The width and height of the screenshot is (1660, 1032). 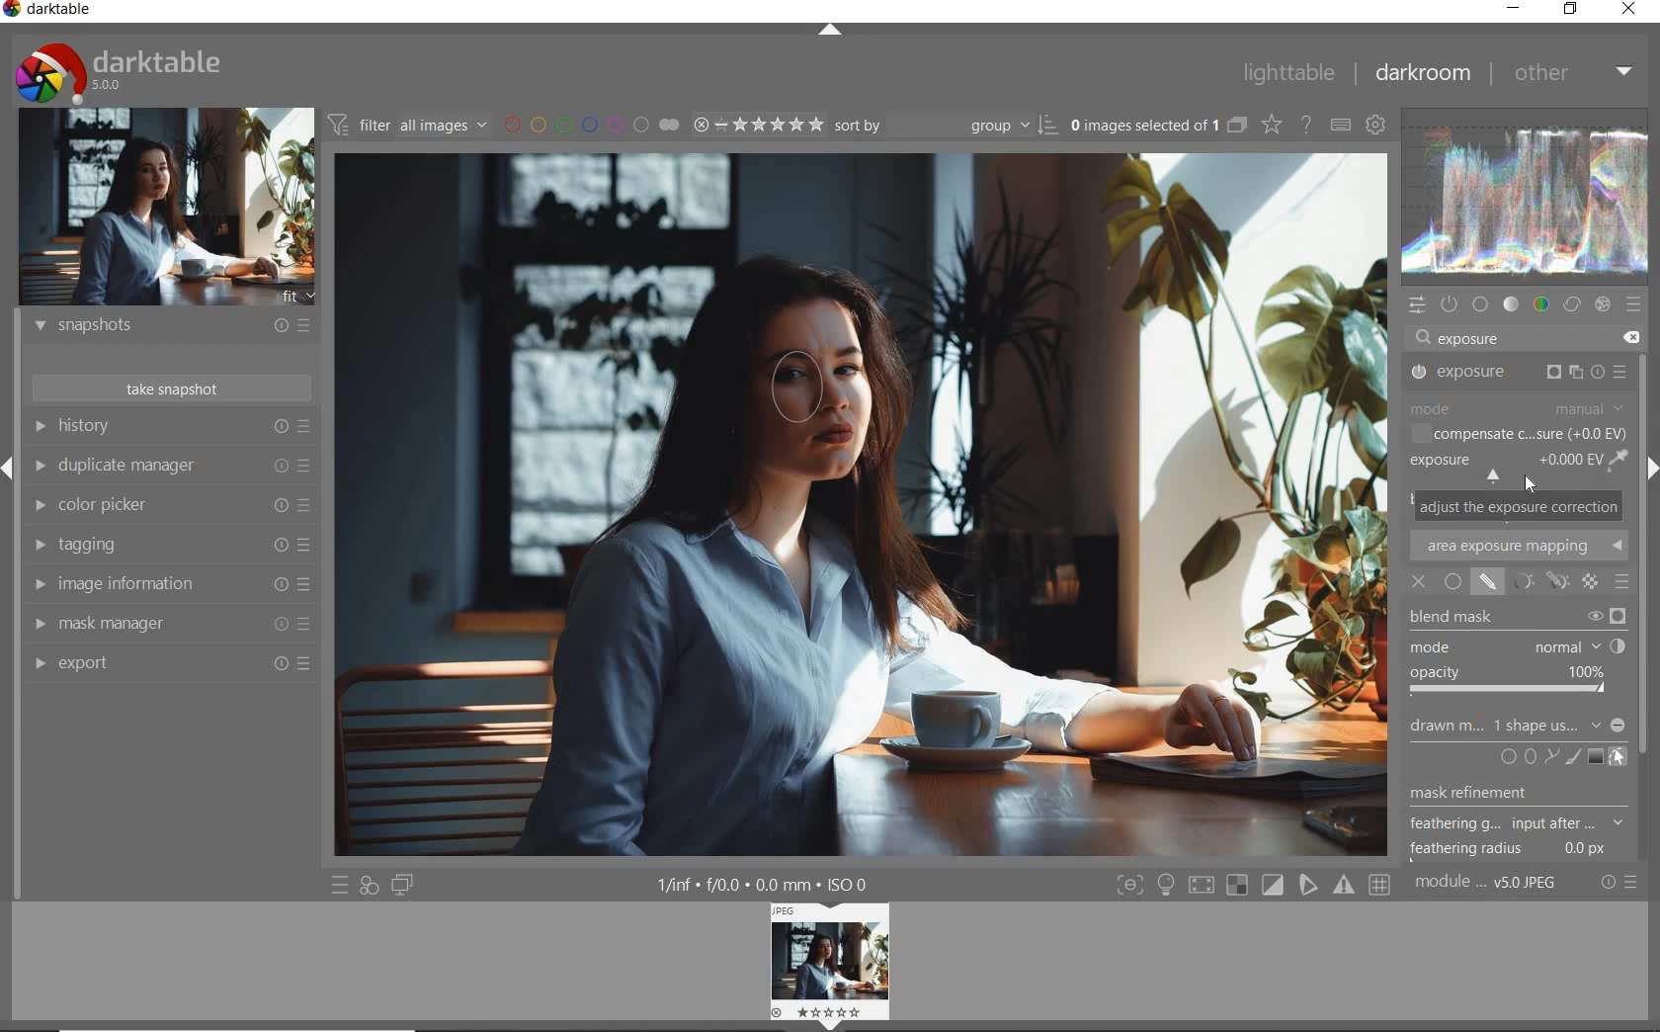 What do you see at coordinates (1635, 303) in the screenshot?
I see `presets` at bounding box center [1635, 303].